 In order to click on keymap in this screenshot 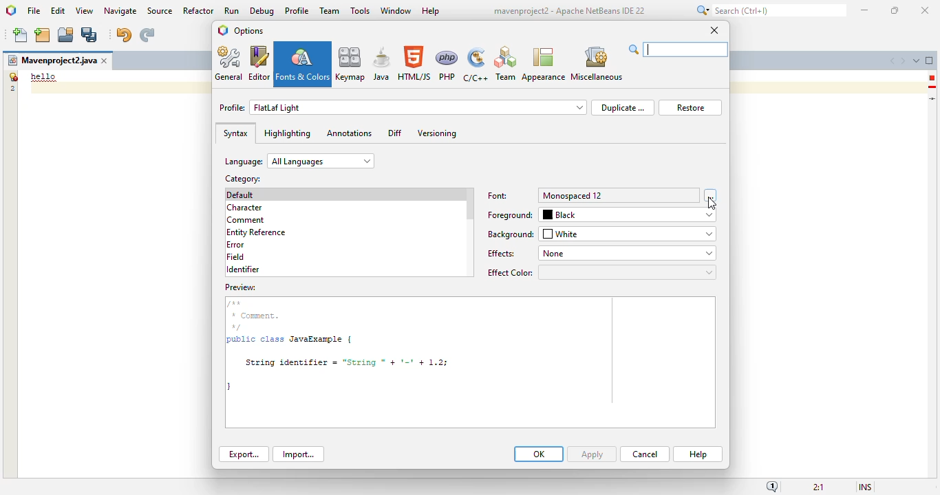, I will do `click(351, 63)`.